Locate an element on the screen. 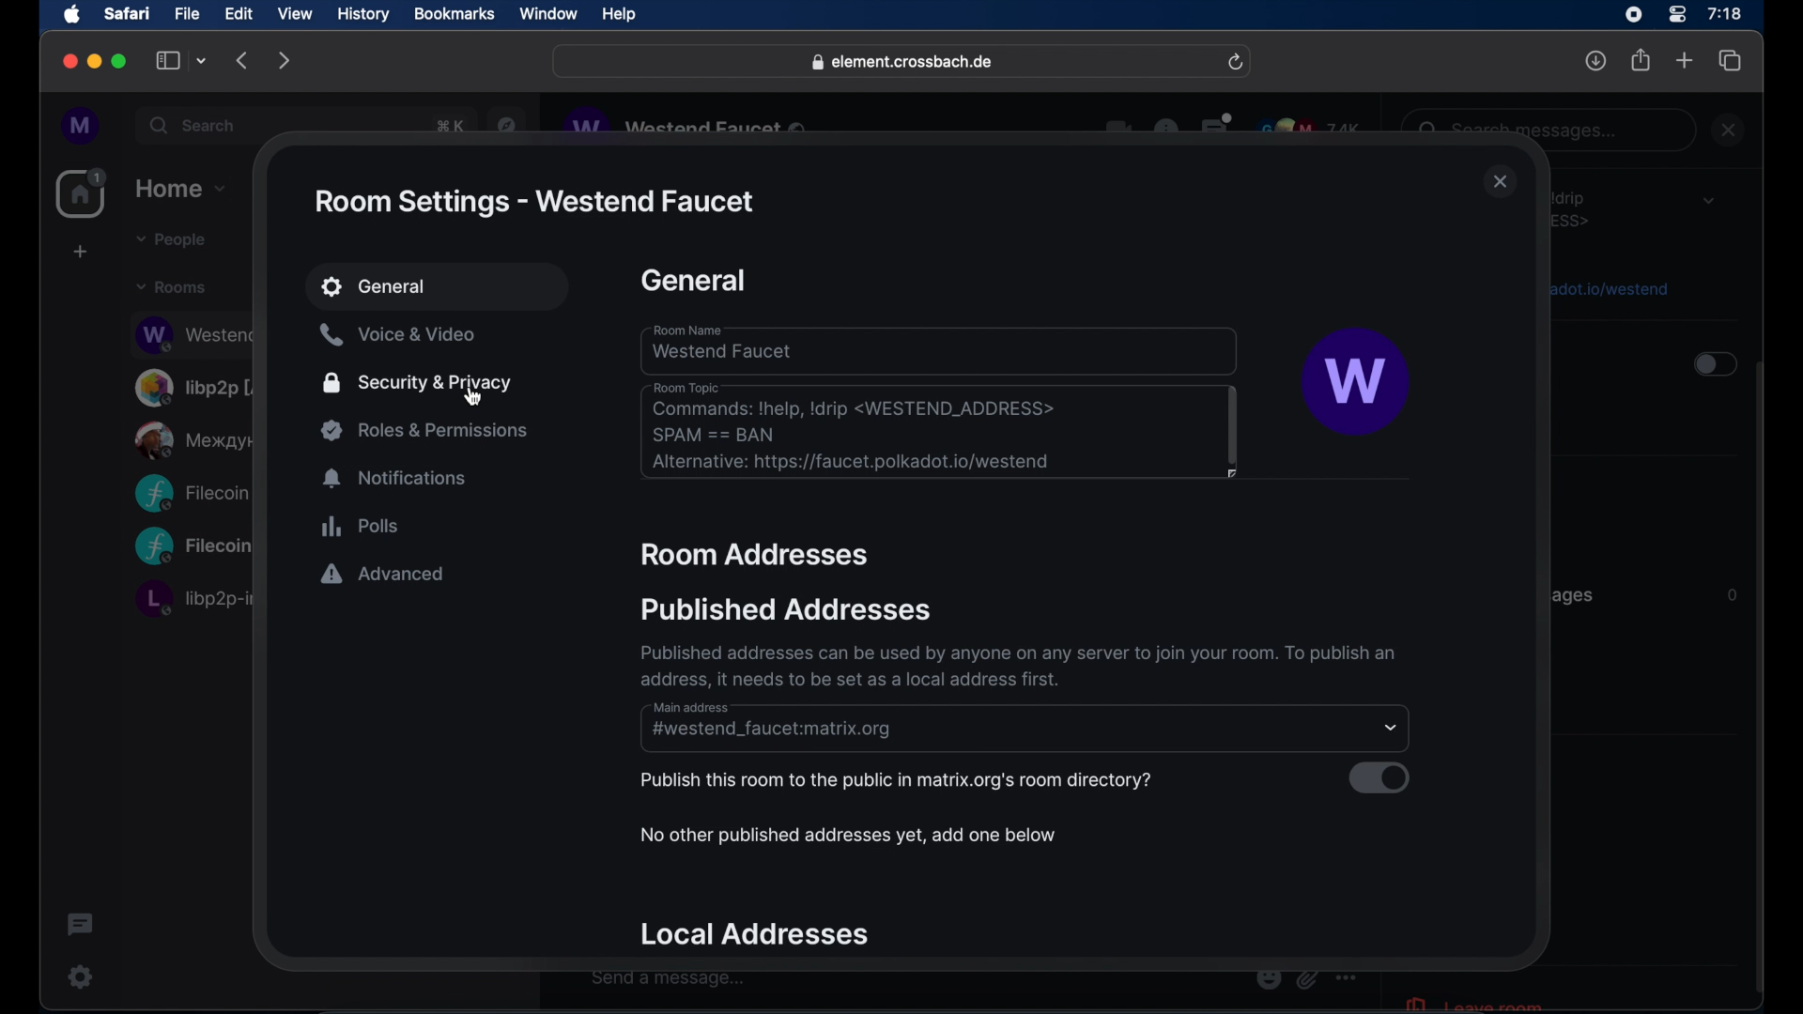 The height and width of the screenshot is (1014, 1803). obscure icon is located at coordinates (1306, 978).